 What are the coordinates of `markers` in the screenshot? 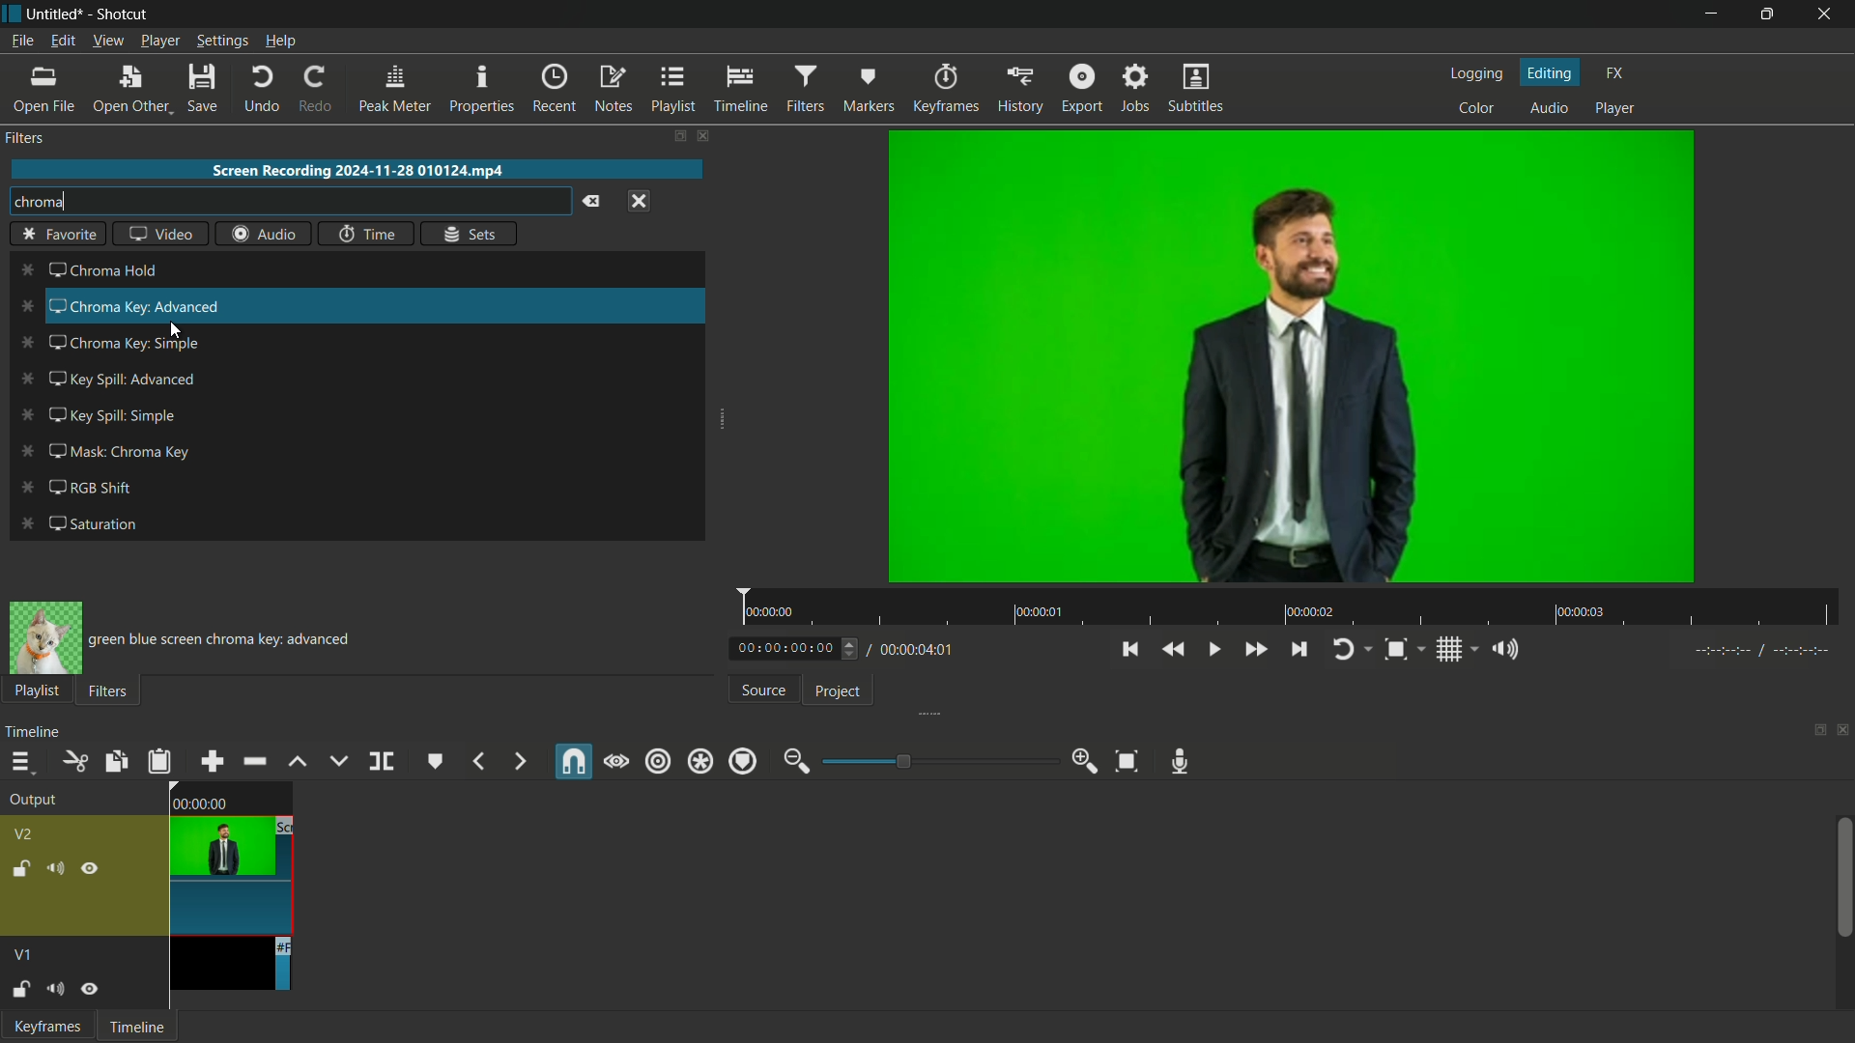 It's located at (867, 89).